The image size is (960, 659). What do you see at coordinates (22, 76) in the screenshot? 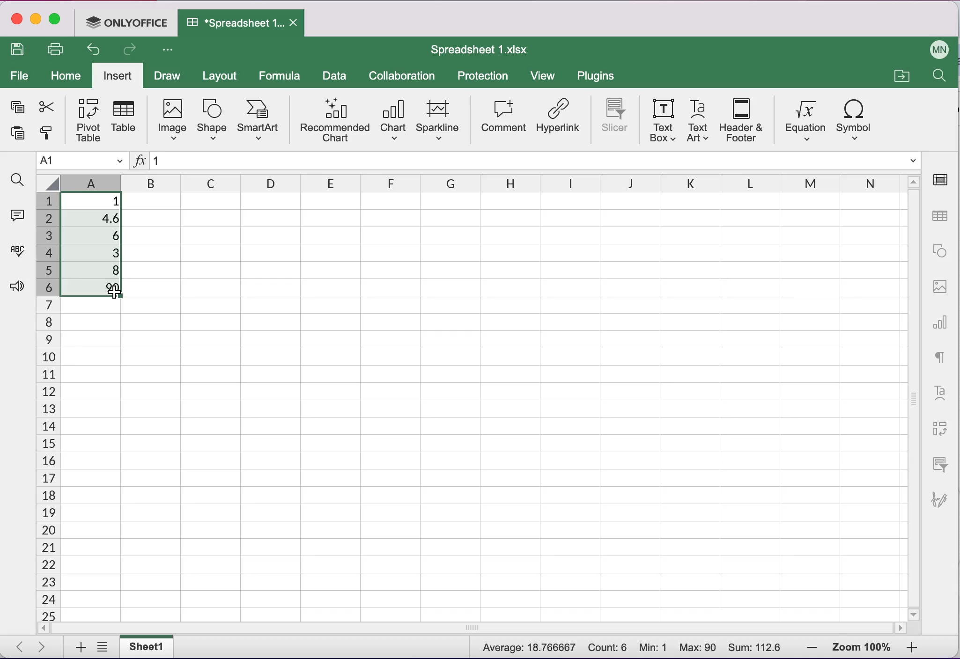
I see `file` at bounding box center [22, 76].